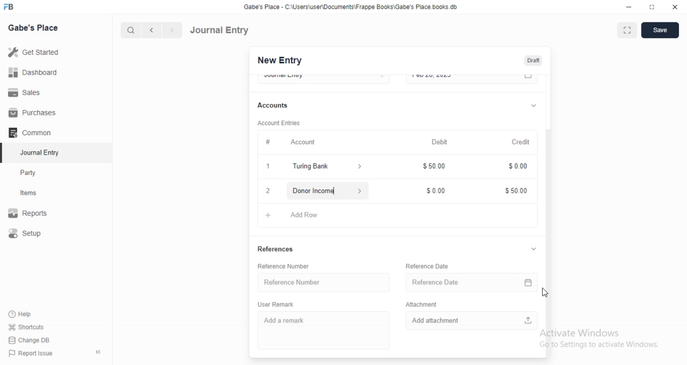  I want to click on Reference Number, so click(320, 282).